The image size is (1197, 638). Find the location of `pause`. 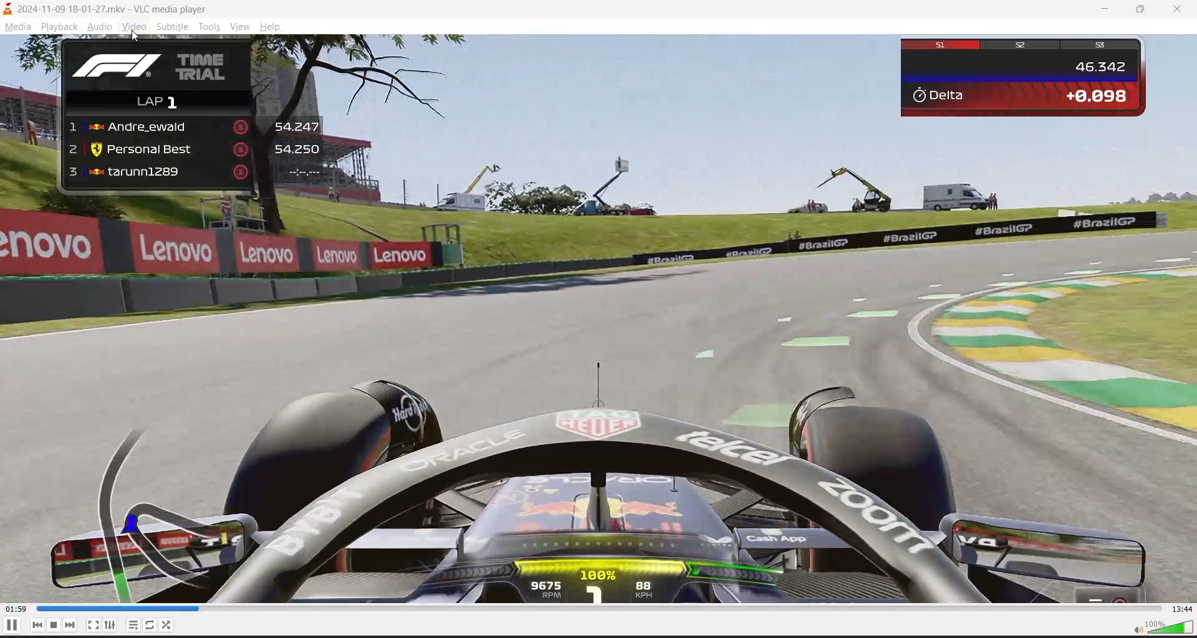

pause is located at coordinates (11, 624).